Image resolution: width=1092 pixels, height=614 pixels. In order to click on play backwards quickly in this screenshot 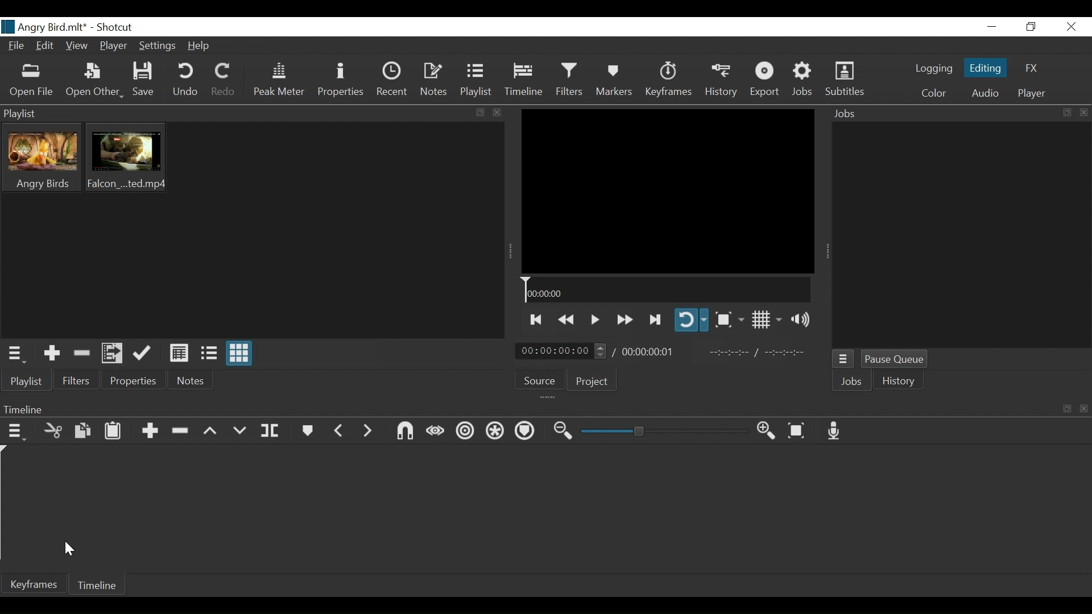, I will do `click(567, 319)`.